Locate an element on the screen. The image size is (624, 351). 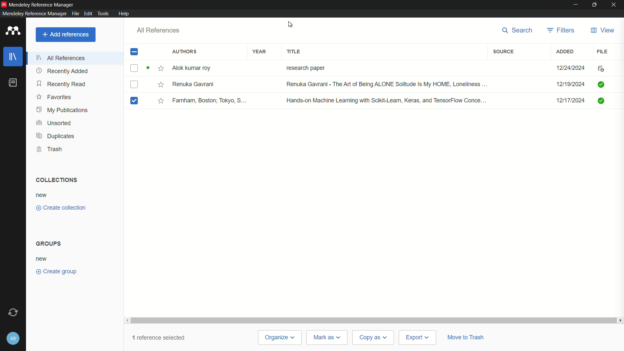
collections is located at coordinates (56, 180).